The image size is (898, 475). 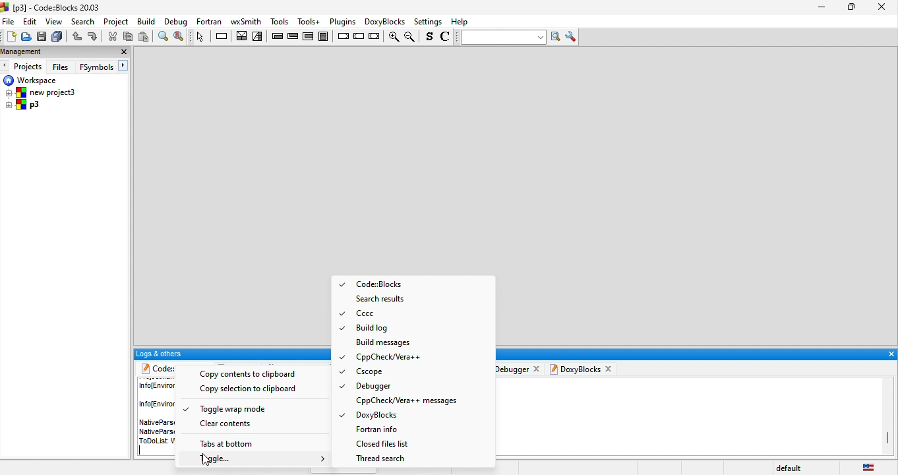 What do you see at coordinates (242, 36) in the screenshot?
I see `decision` at bounding box center [242, 36].